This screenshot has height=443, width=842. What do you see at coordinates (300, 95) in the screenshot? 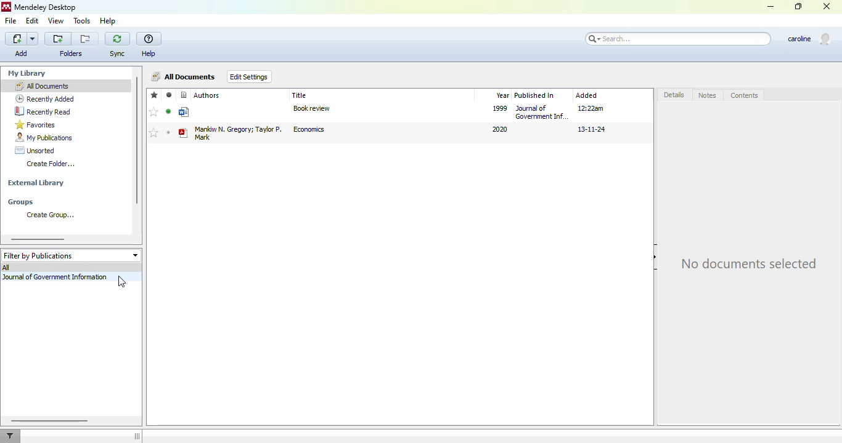
I see `title` at bounding box center [300, 95].